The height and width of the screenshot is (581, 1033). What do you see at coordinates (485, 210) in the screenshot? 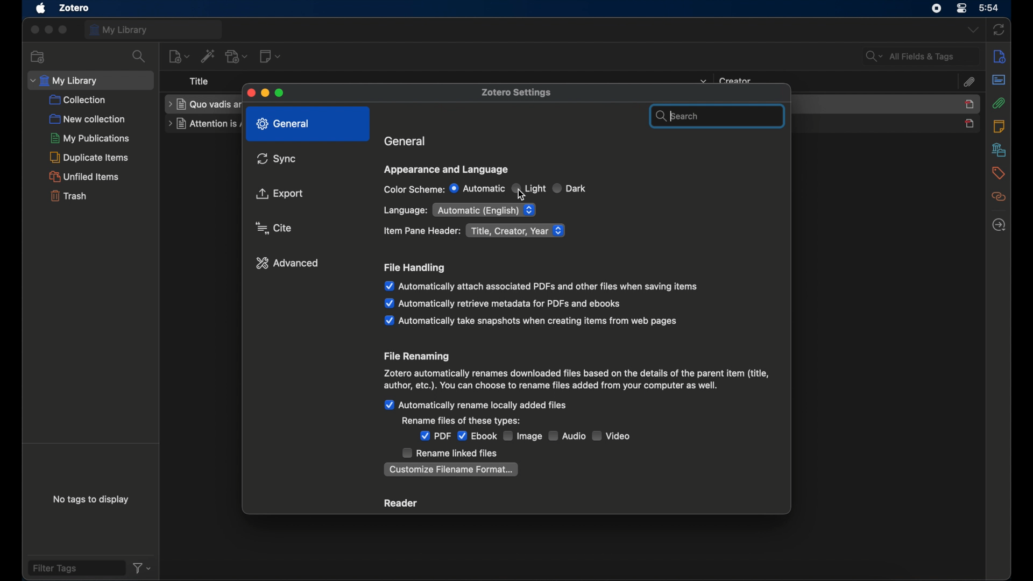
I see `automatic (English)` at bounding box center [485, 210].